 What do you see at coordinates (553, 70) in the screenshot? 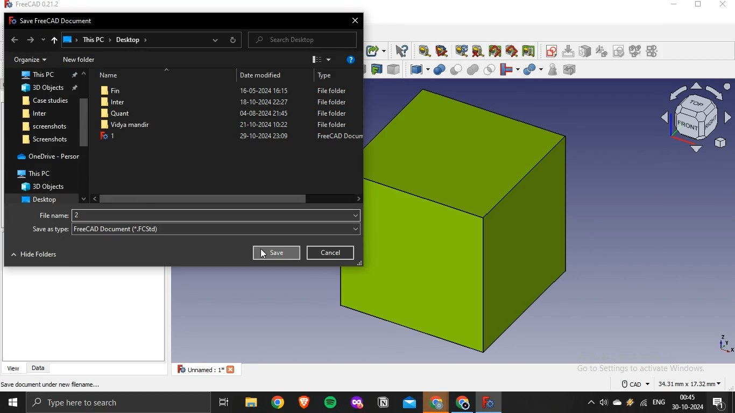
I see `check geometry` at bounding box center [553, 70].